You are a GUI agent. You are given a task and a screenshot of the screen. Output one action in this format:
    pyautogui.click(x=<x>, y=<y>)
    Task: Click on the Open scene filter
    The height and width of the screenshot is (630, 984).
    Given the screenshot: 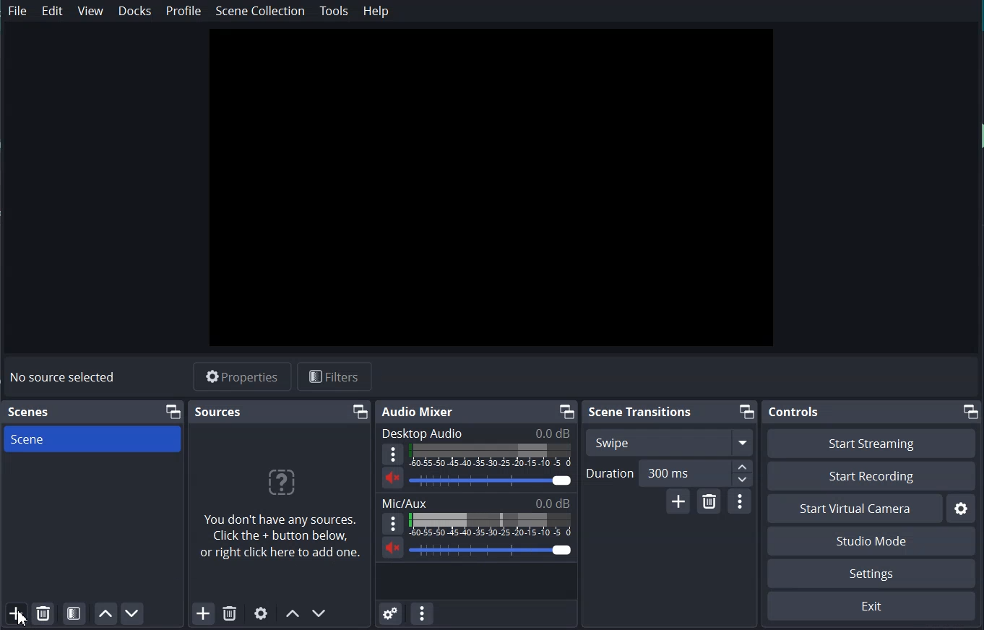 What is the action you would take?
    pyautogui.click(x=74, y=613)
    